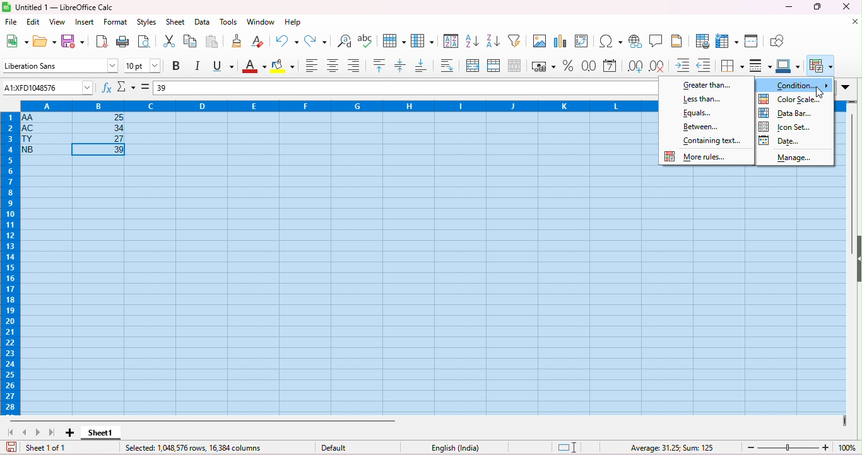 Image resolution: width=862 pixels, height=455 pixels. I want to click on sort descending, so click(493, 40).